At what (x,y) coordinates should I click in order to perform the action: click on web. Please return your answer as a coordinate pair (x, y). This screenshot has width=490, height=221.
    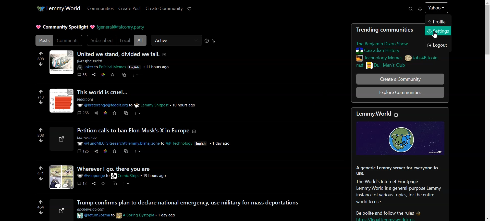
    Looking at the image, I should click on (105, 154).